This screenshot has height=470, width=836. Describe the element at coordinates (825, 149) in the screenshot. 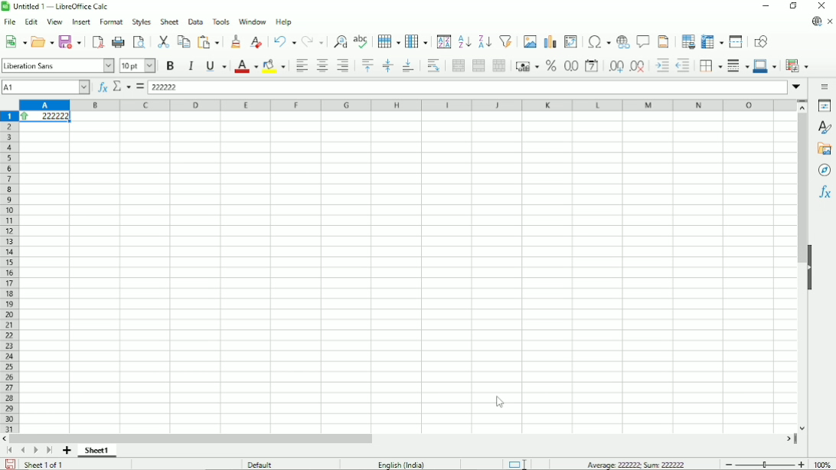

I see `Gallery` at that location.